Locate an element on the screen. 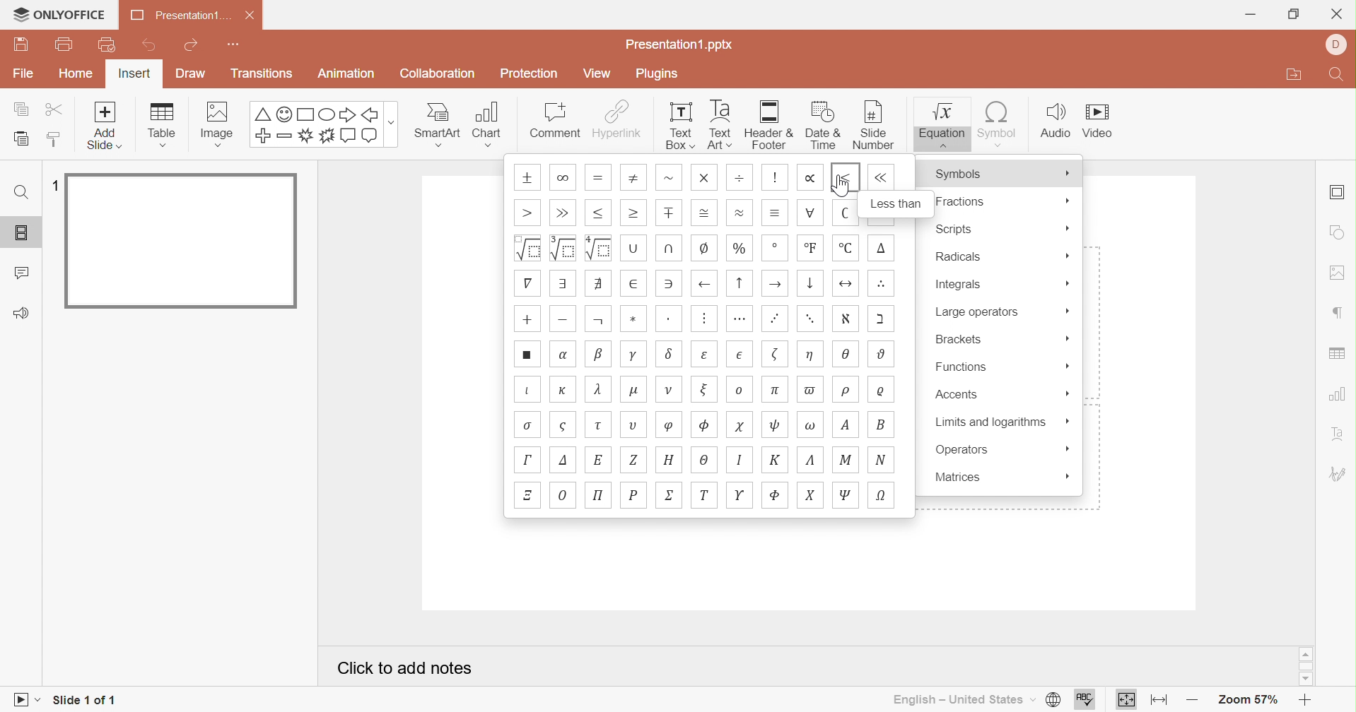 This screenshot has width=1356, height=712. Zoom 57% is located at coordinates (1246, 699).